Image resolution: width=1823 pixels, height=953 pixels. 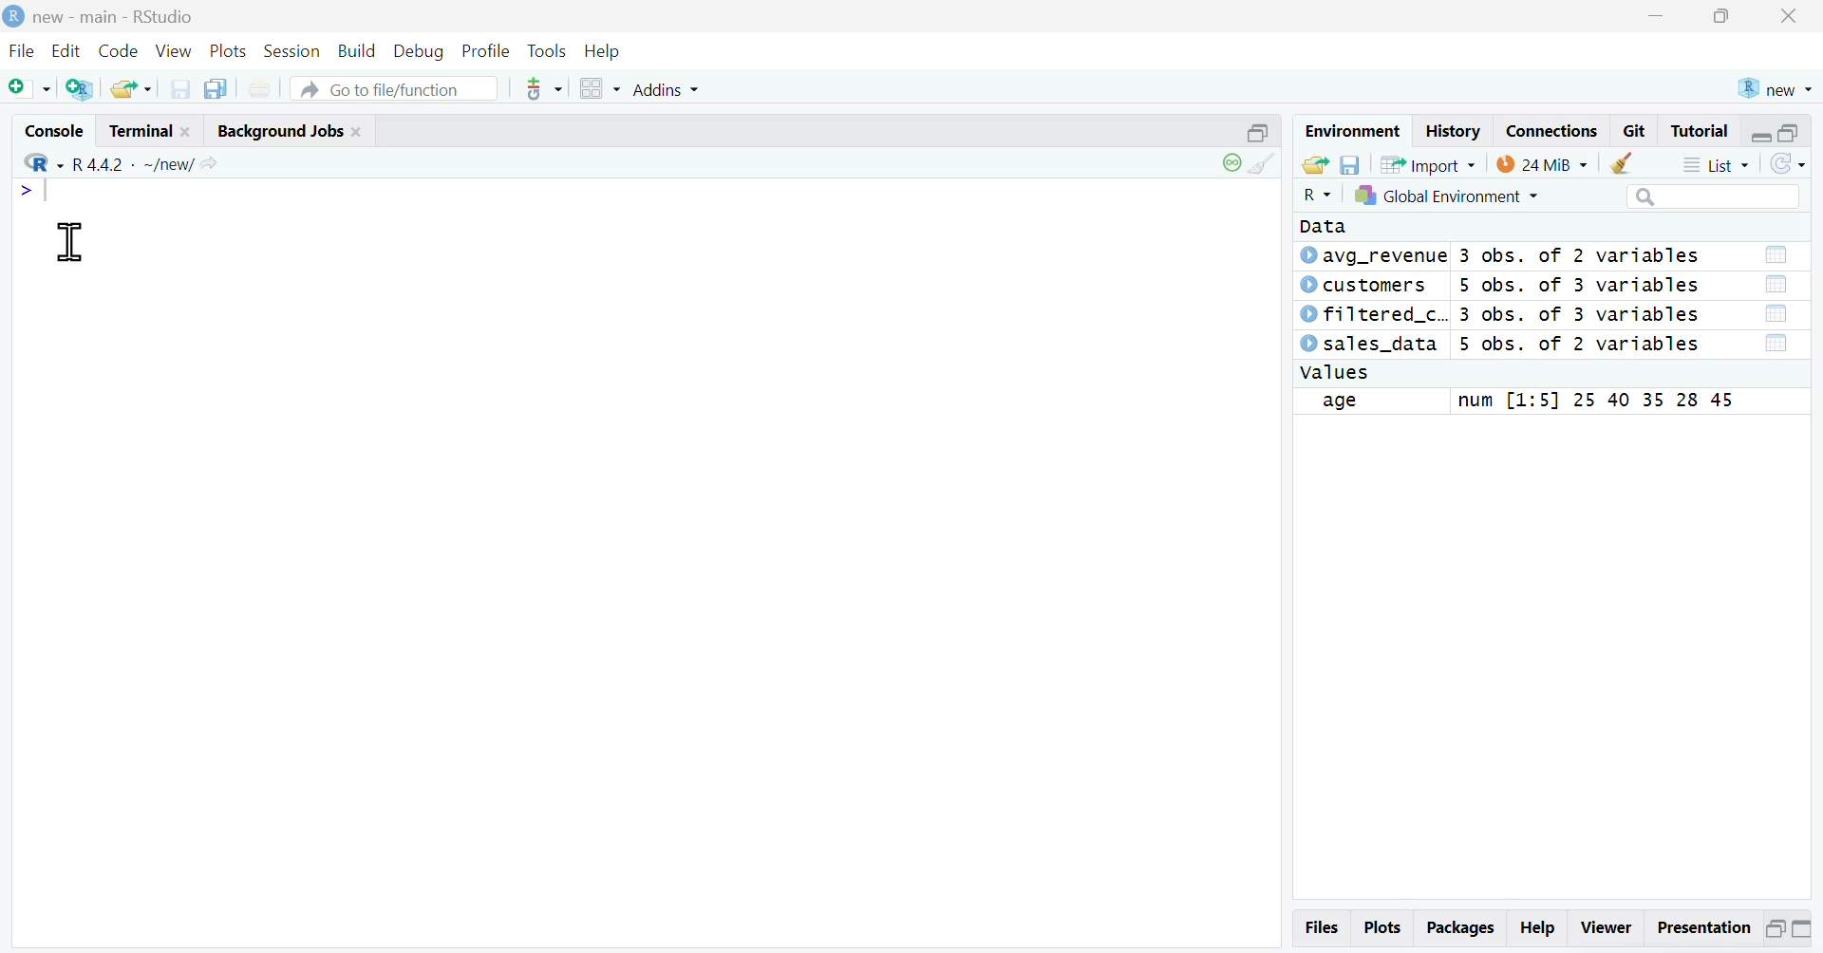 I want to click on R 4.4.2 . ~/new/, so click(x=146, y=163).